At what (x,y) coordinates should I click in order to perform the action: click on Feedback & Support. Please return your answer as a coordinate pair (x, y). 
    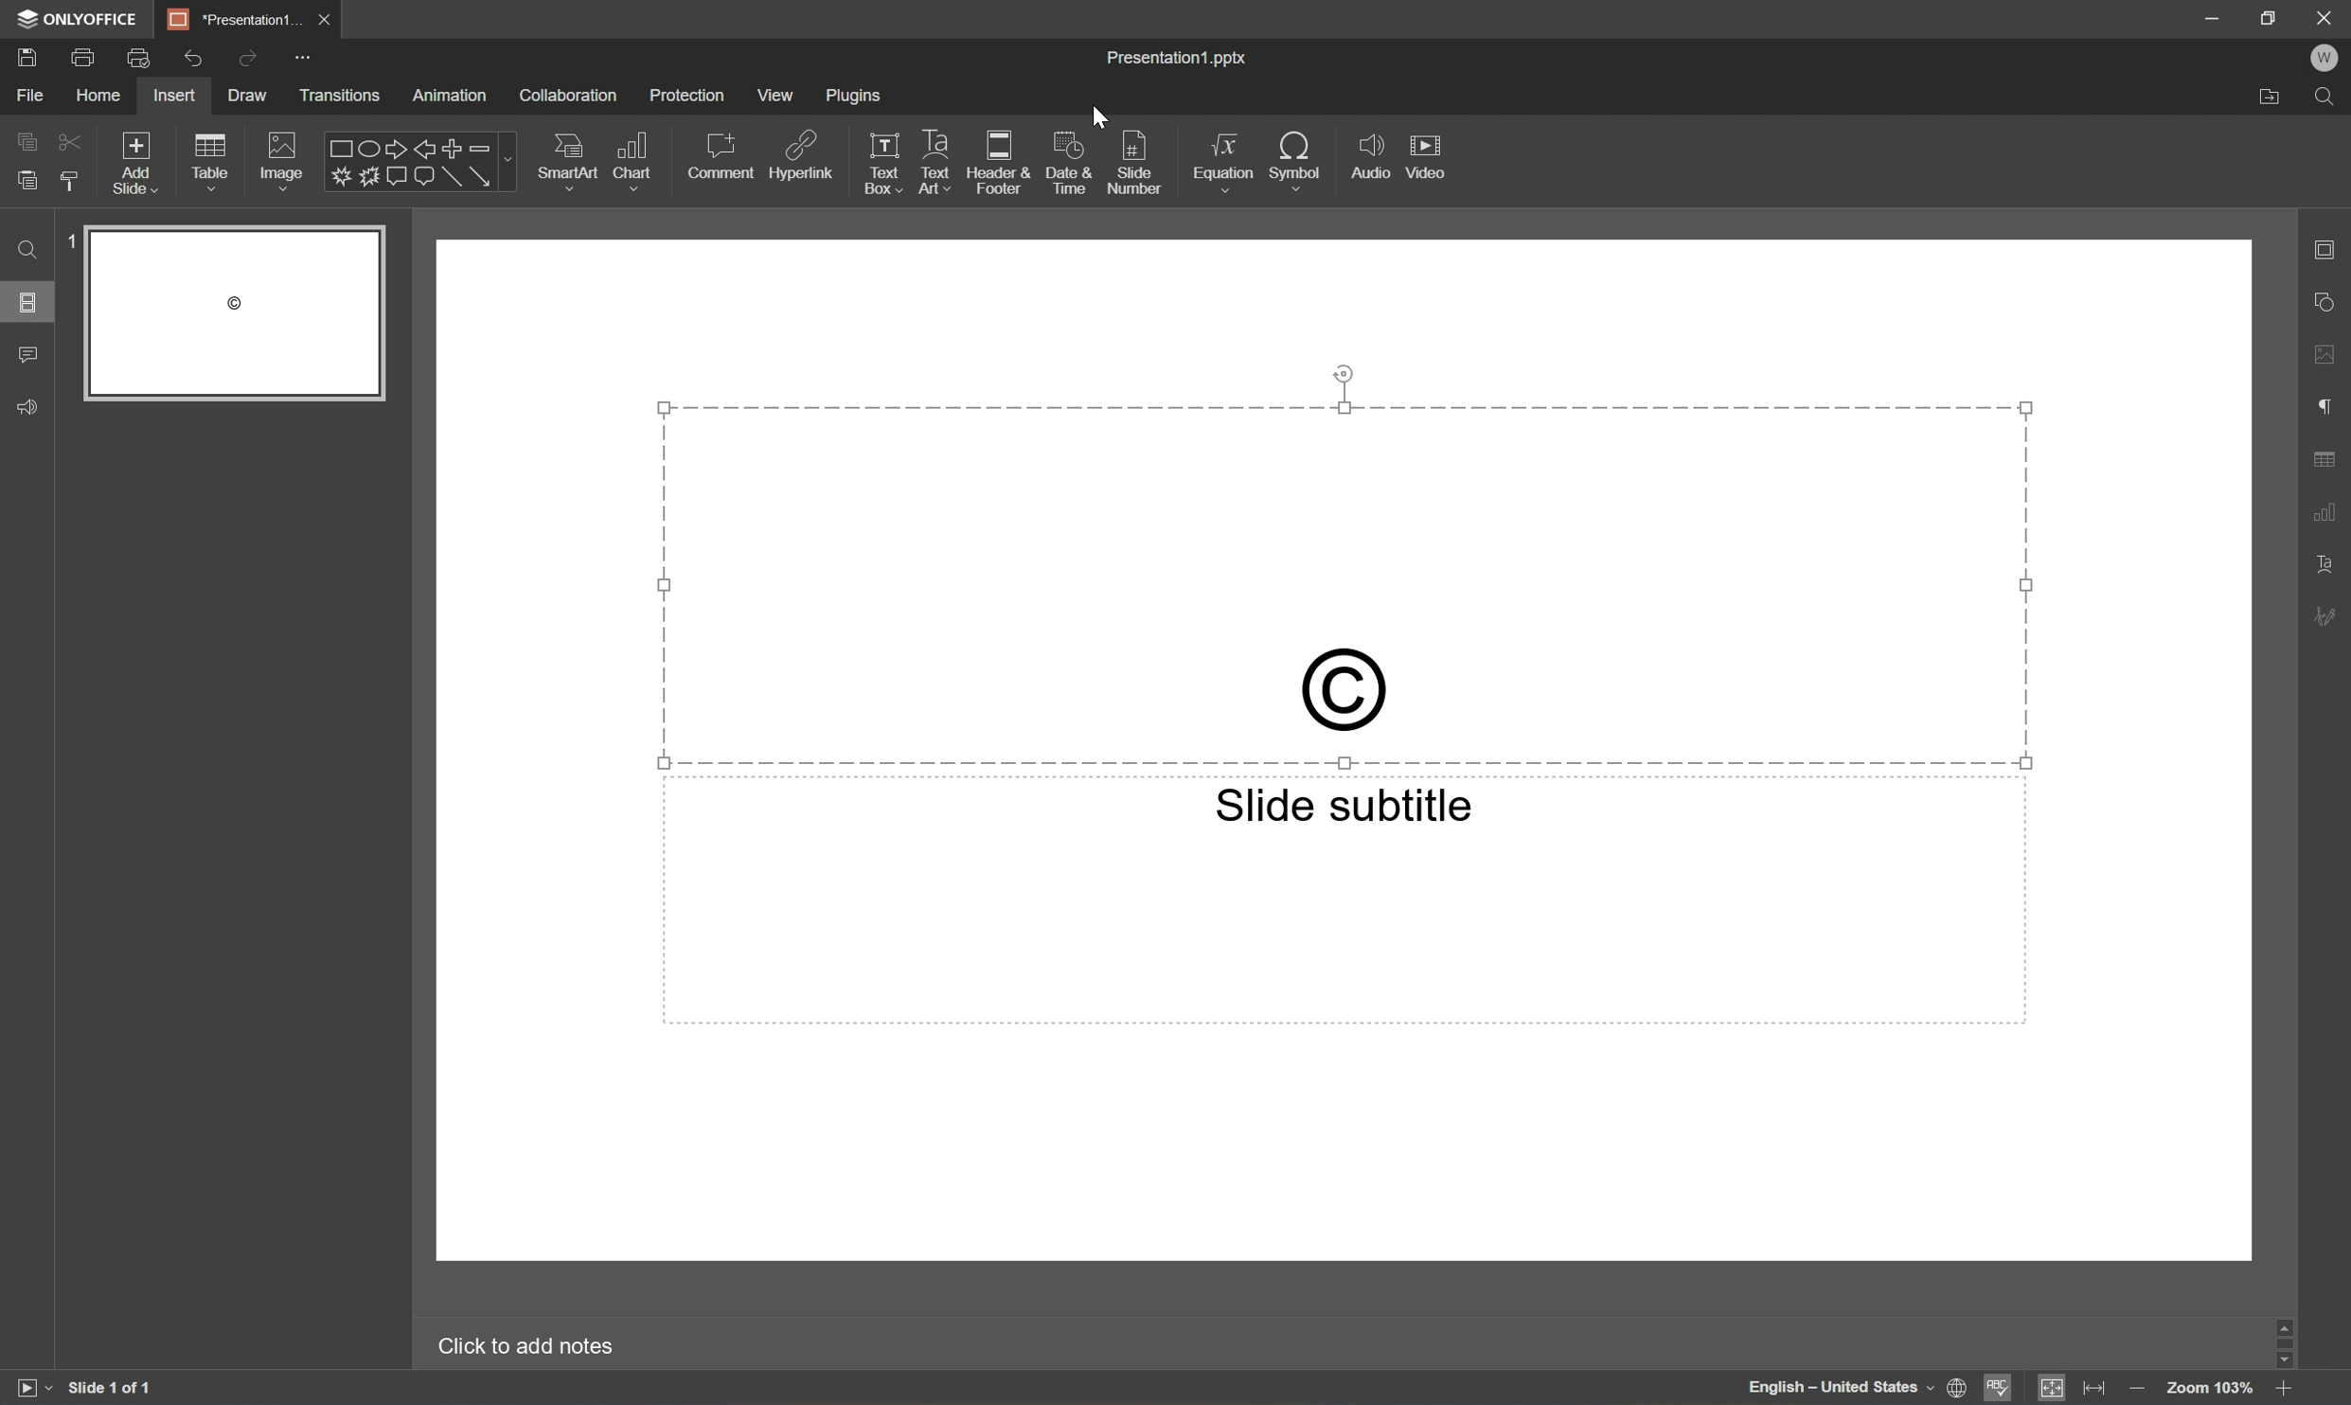
    Looking at the image, I should click on (24, 408).